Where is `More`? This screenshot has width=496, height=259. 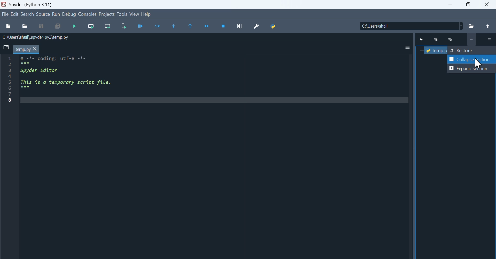 More is located at coordinates (471, 40).